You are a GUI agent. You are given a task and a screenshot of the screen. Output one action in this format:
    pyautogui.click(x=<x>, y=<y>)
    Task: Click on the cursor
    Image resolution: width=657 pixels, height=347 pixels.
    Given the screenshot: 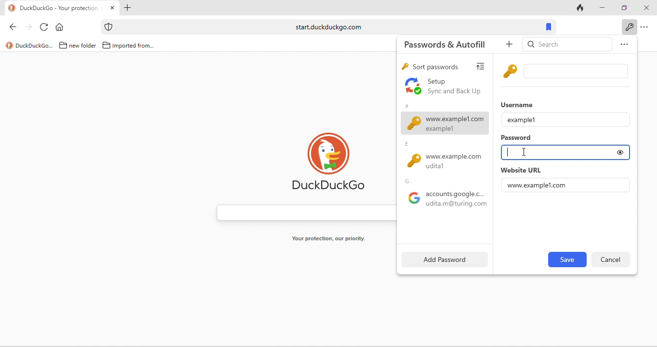 What is the action you would take?
    pyautogui.click(x=524, y=152)
    